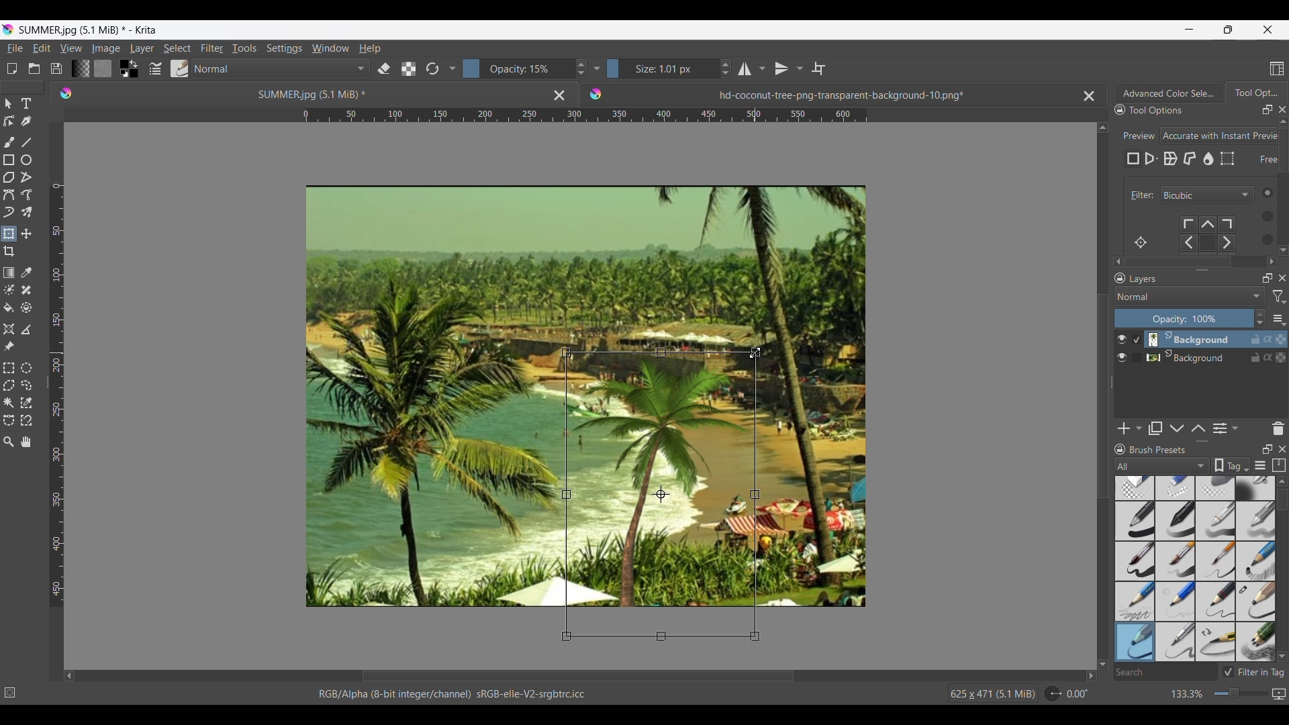 The image size is (1289, 725). Describe the element at coordinates (383, 68) in the screenshot. I see `Set eraser mode` at that location.